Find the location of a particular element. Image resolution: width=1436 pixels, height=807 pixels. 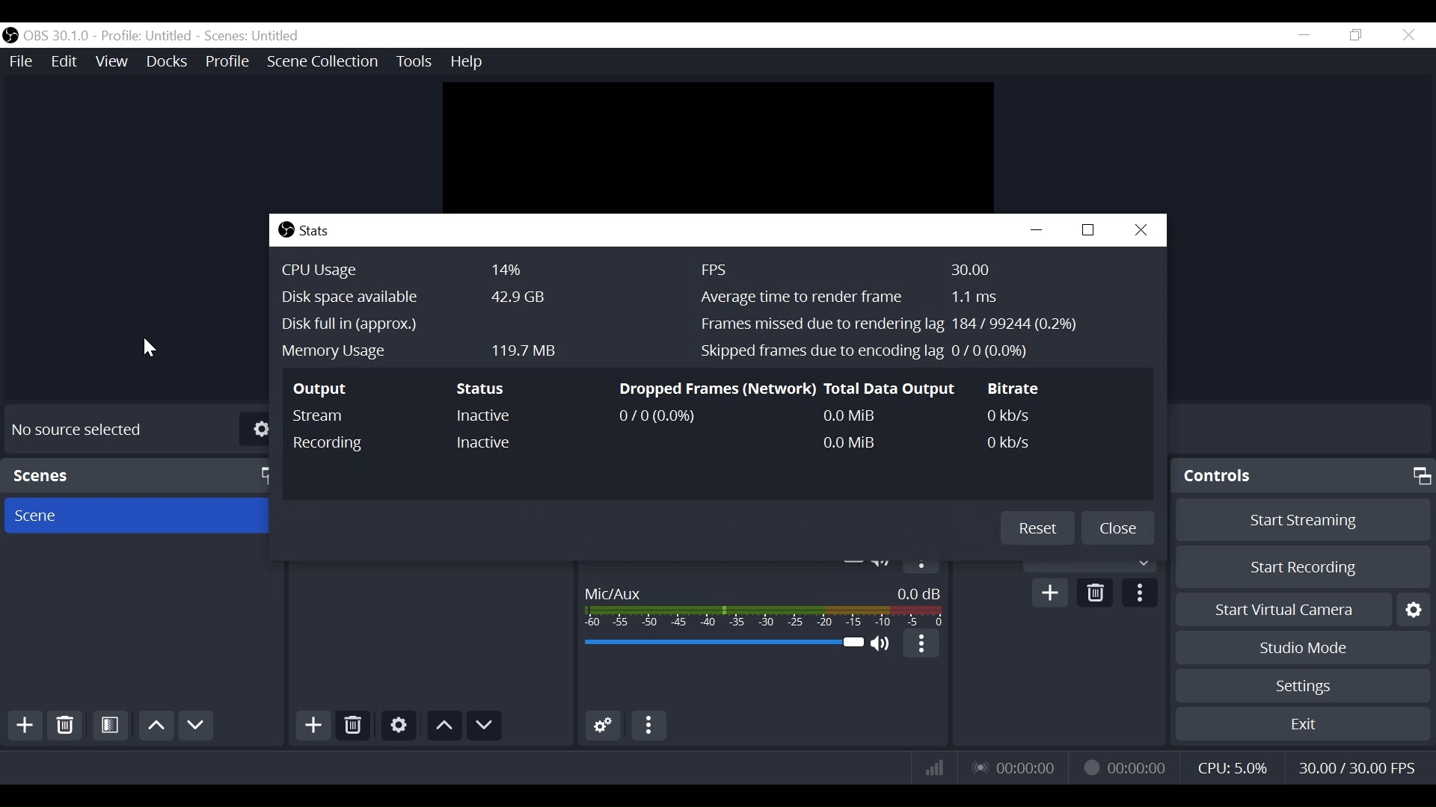

move down is located at coordinates (485, 726).